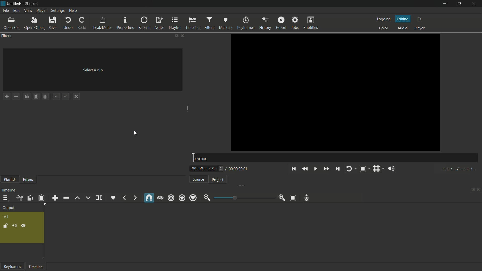 This screenshot has height=271, width=482. Describe the element at coordinates (17, 10) in the screenshot. I see `edit menu` at that location.